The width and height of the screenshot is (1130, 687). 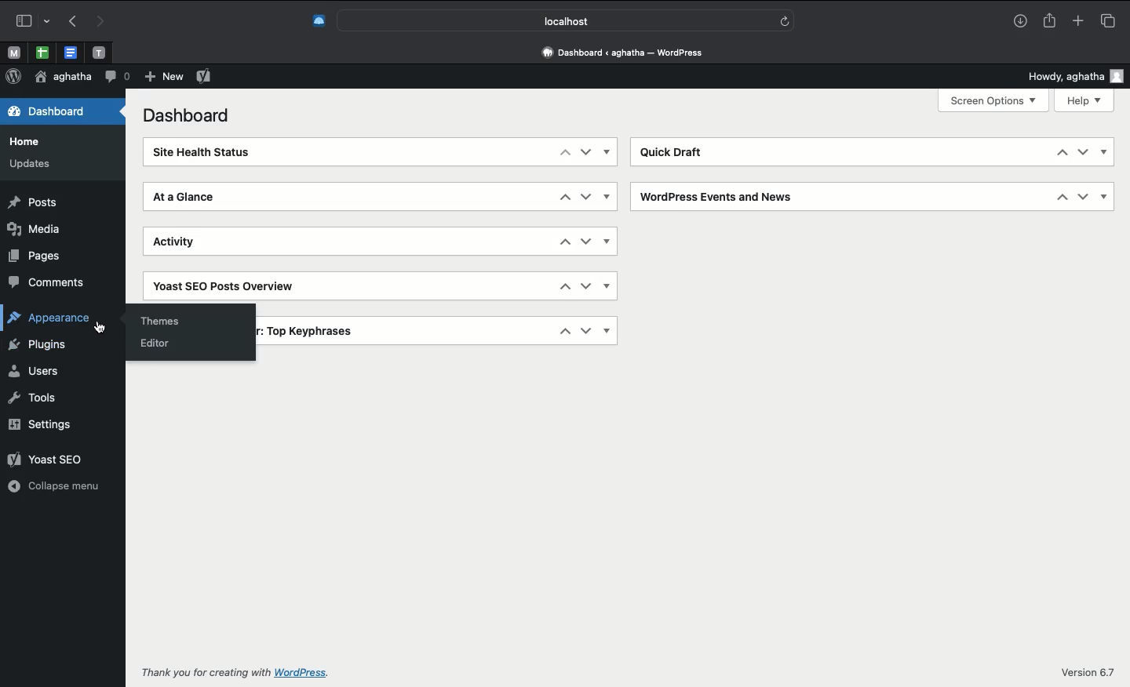 I want to click on Wordpress, so click(x=13, y=77).